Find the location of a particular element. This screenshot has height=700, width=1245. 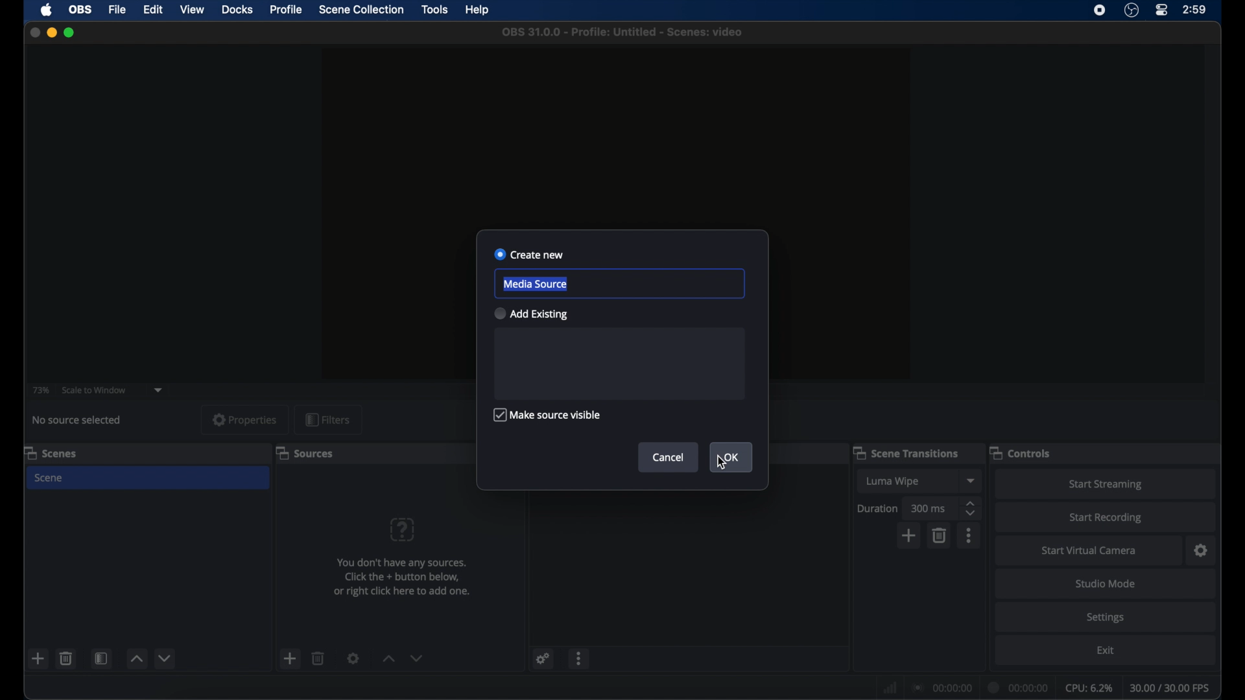

scene filters is located at coordinates (101, 658).